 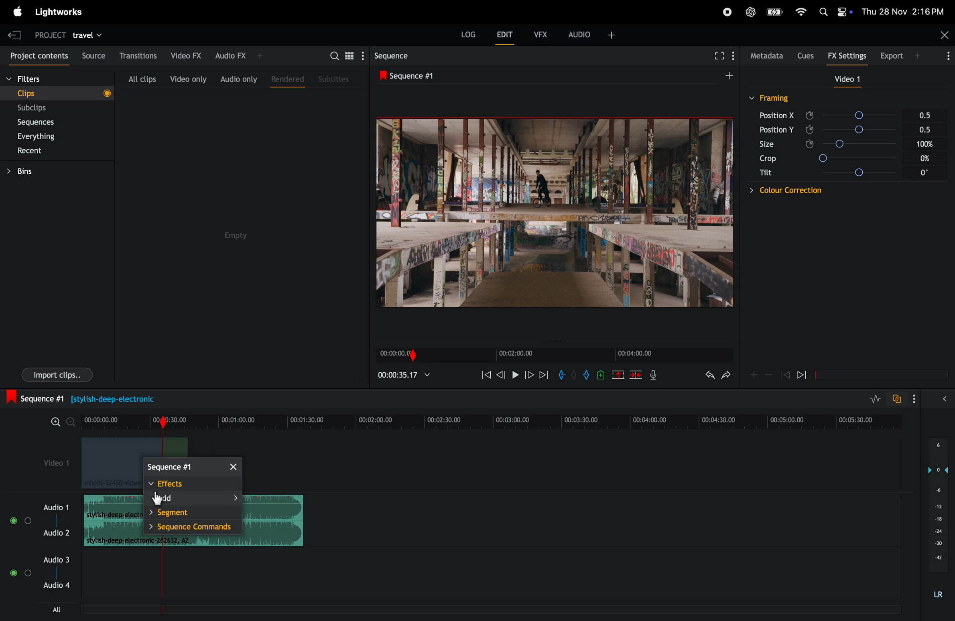 I want to click on size, so click(x=773, y=144).